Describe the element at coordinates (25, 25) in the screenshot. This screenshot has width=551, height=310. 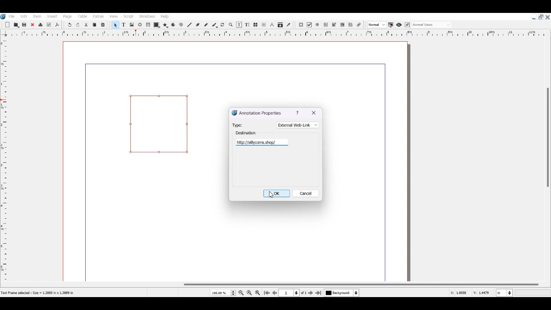
I see `Save` at that location.